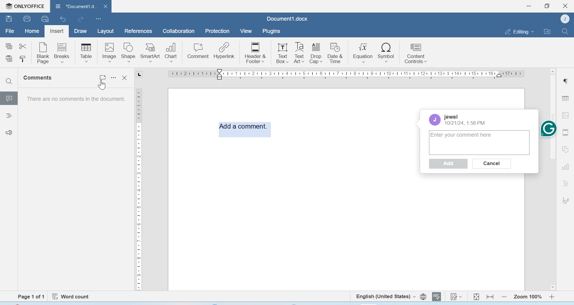 The image size is (574, 305). Describe the element at coordinates (492, 164) in the screenshot. I see `Cancel` at that location.